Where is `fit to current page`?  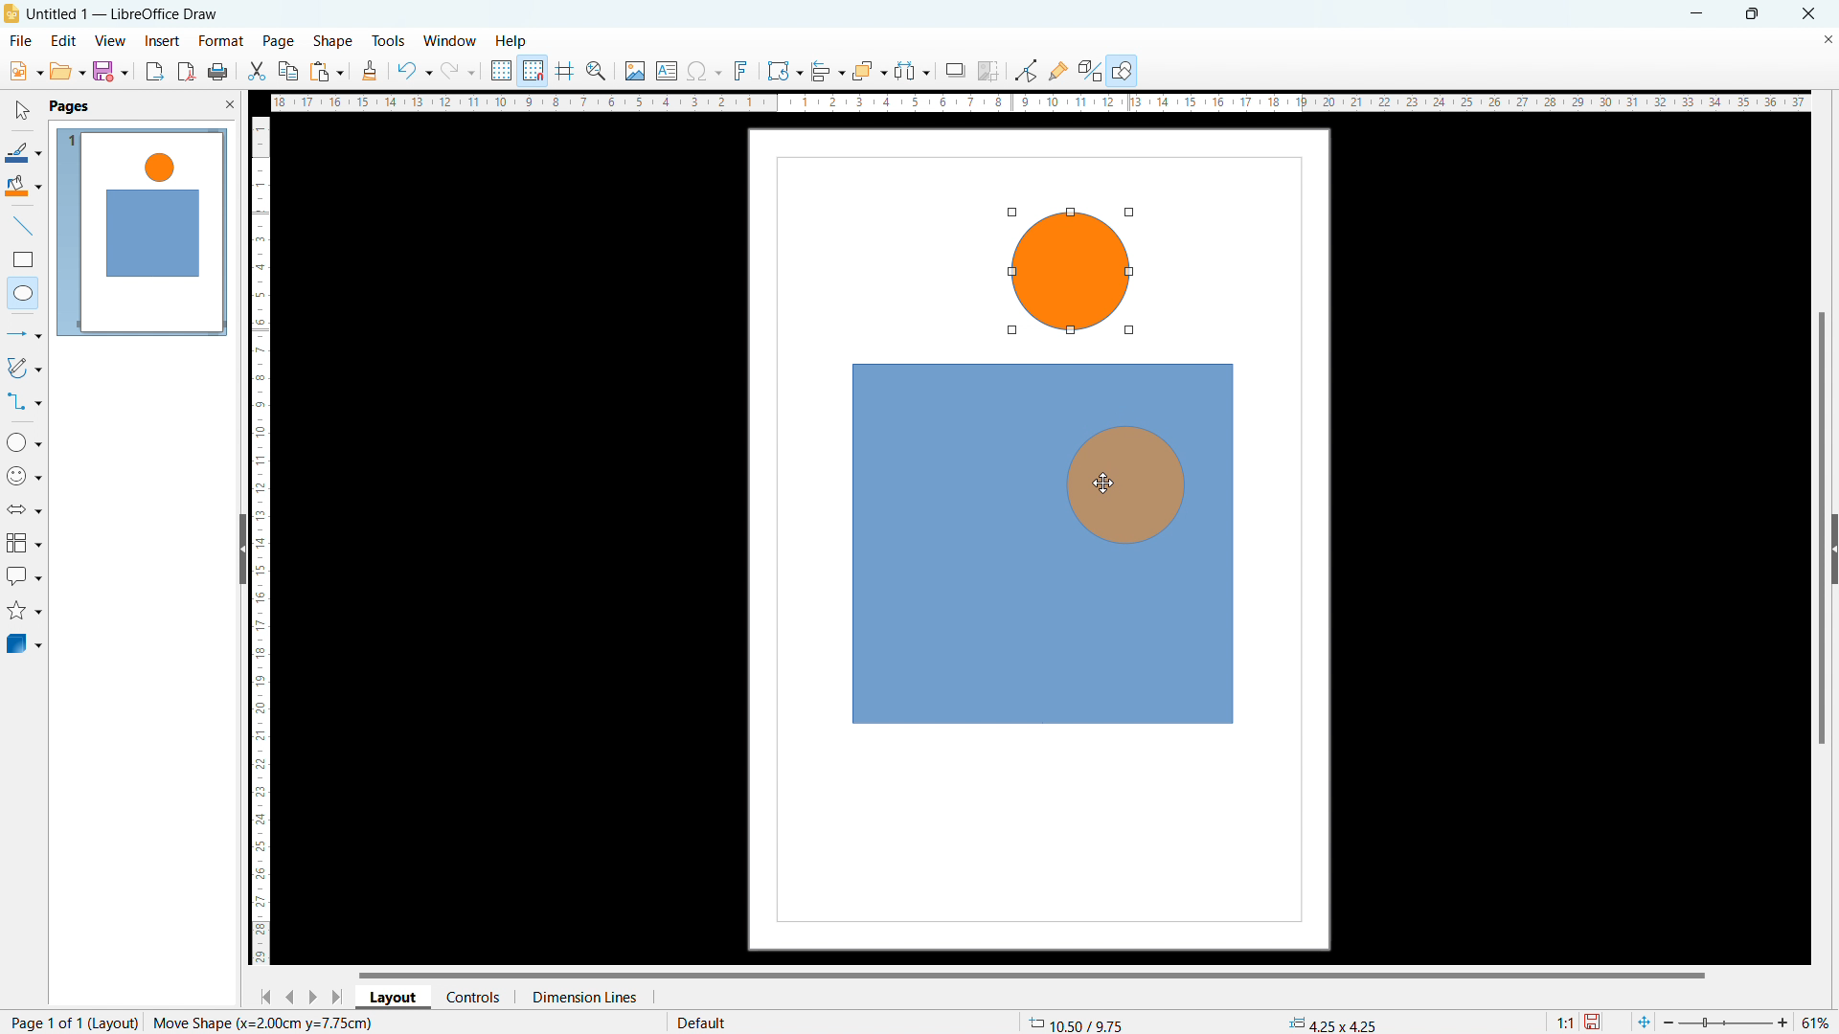 fit to current page is located at coordinates (1644, 1022).